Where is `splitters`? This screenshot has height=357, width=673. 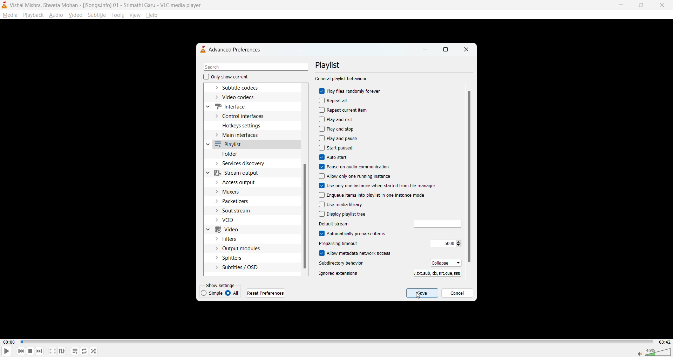 splitters is located at coordinates (229, 258).